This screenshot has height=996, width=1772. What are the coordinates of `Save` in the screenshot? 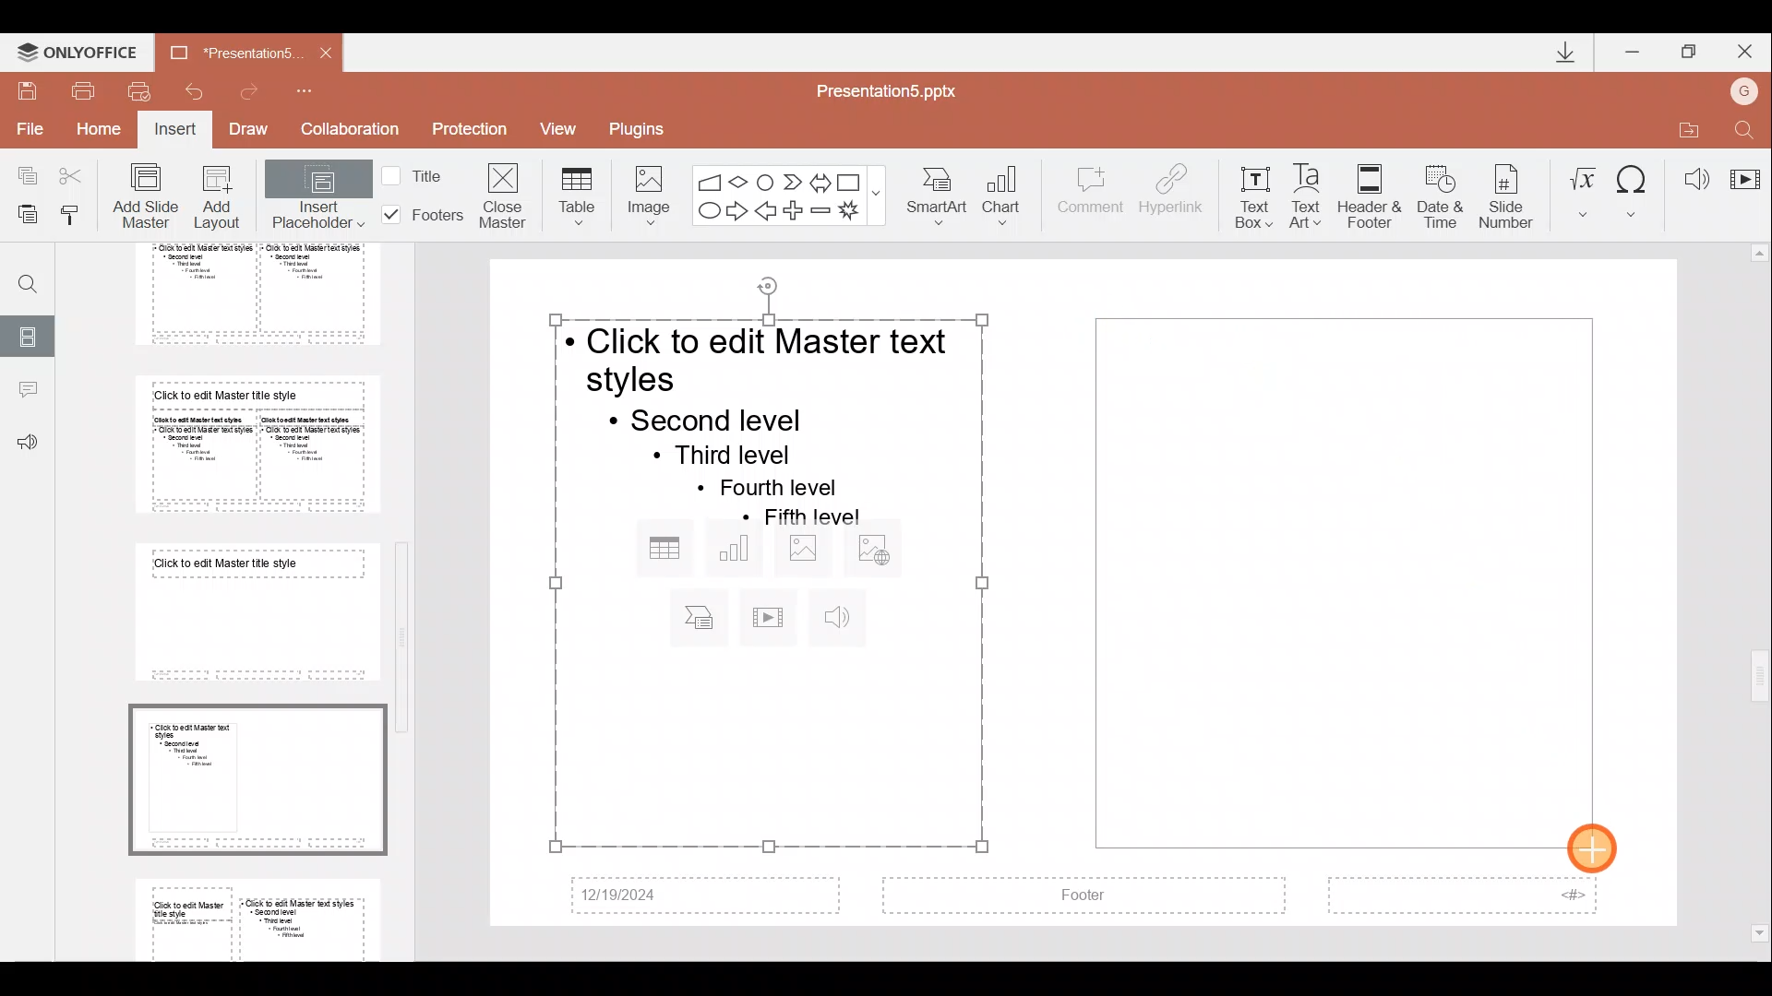 It's located at (28, 89).